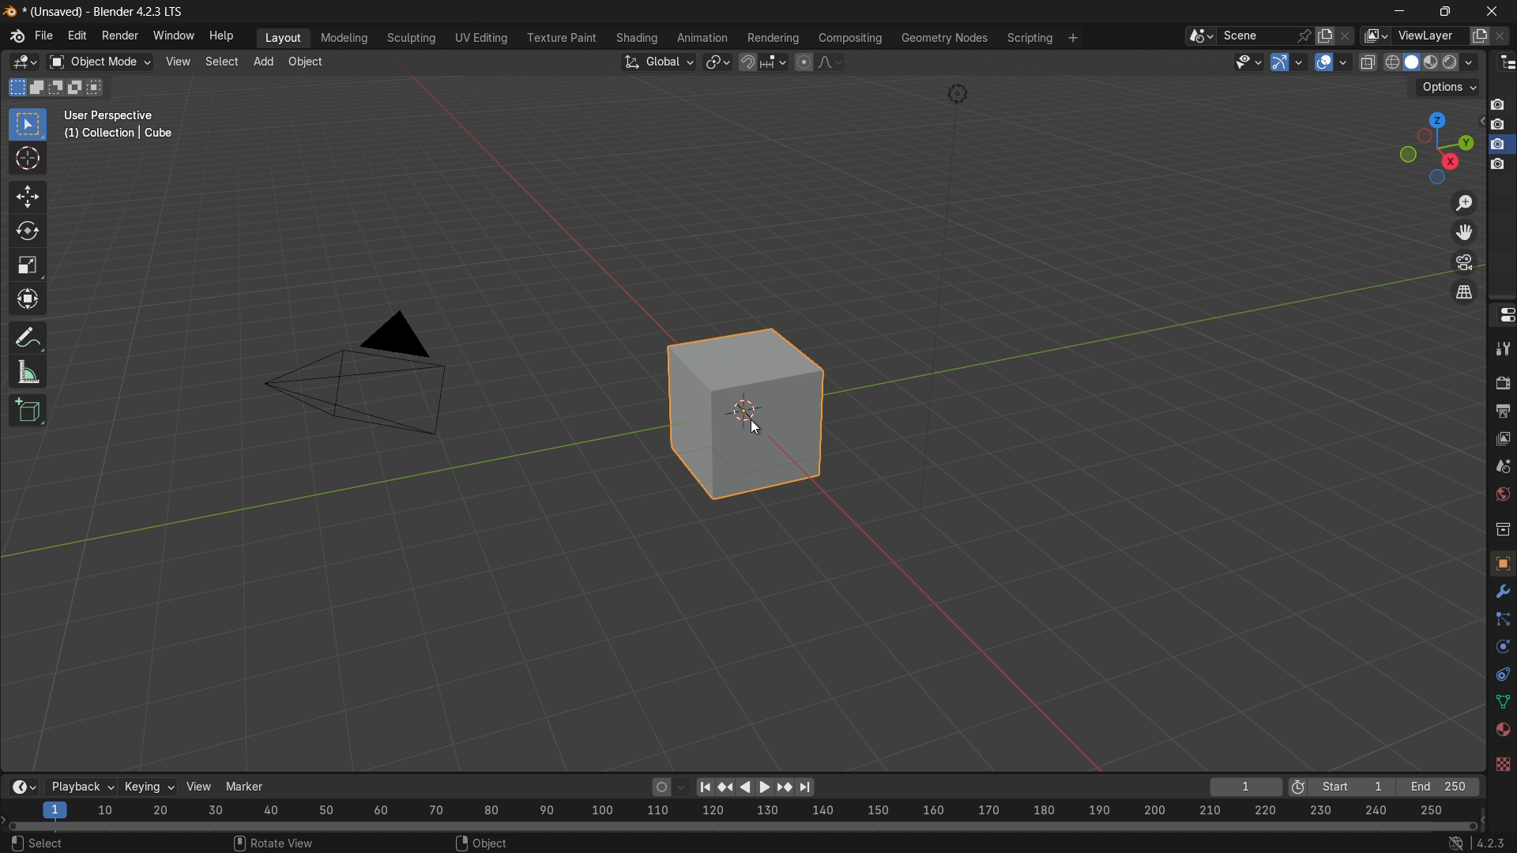  Describe the element at coordinates (367, 375) in the screenshot. I see `camera` at that location.